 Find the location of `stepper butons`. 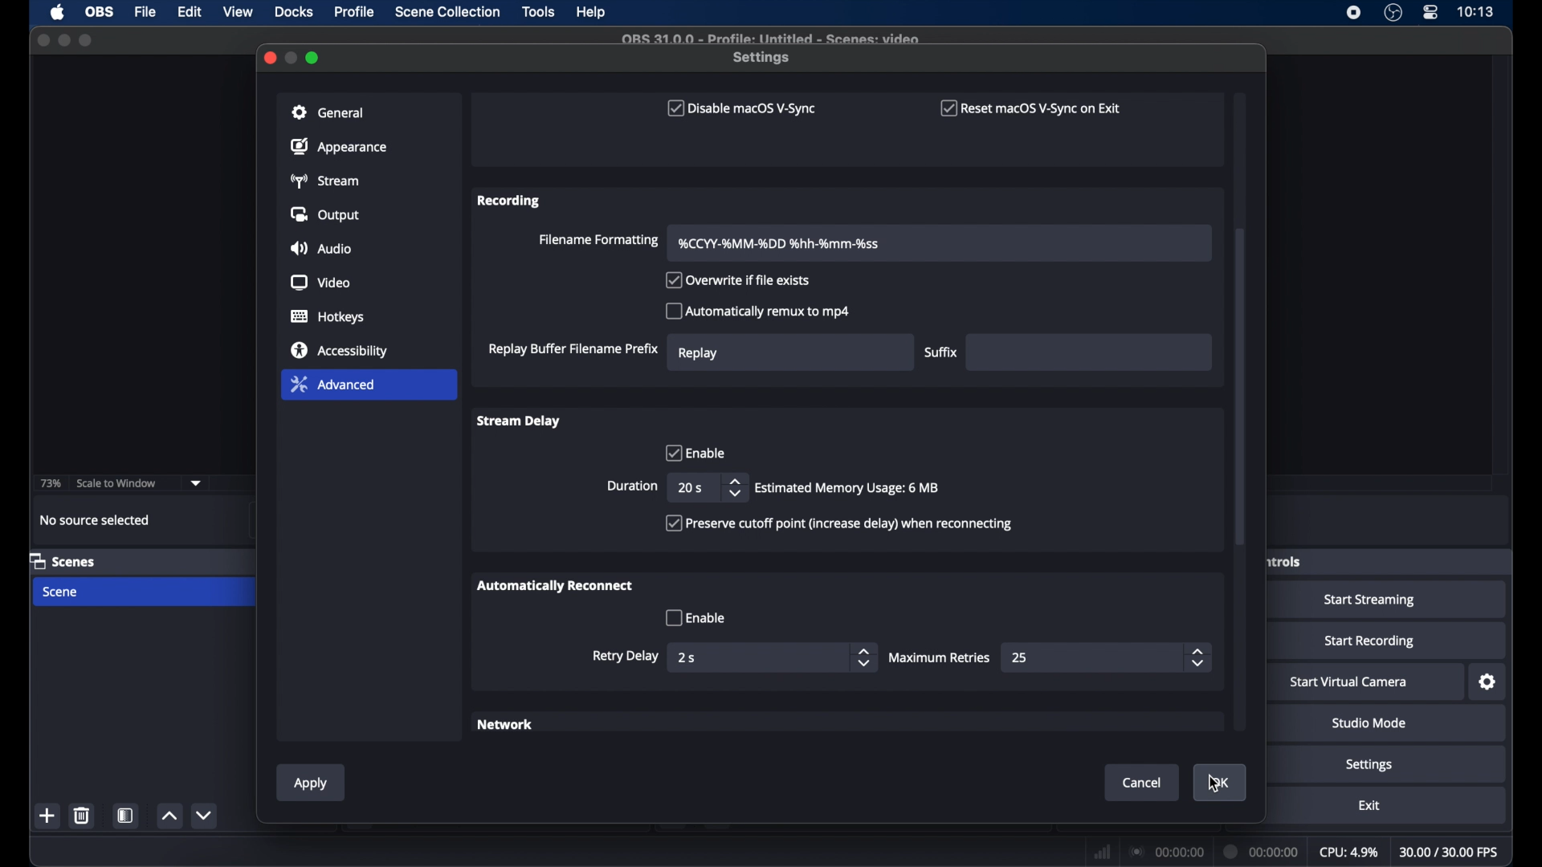

stepper butons is located at coordinates (1198, 657).